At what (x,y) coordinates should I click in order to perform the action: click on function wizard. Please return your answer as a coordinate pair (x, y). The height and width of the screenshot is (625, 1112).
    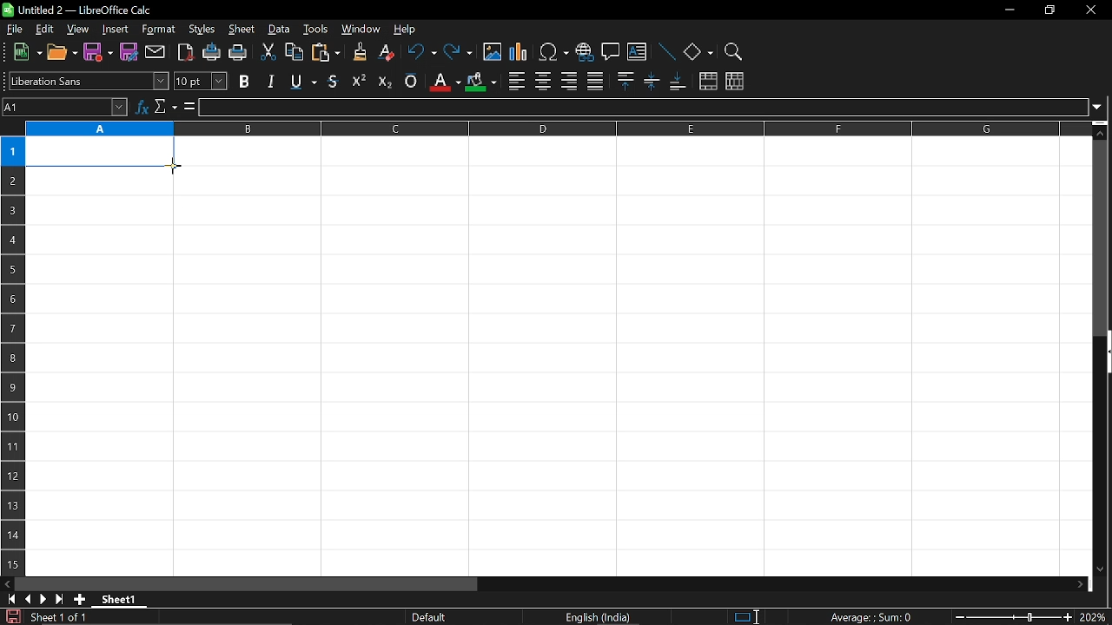
    Looking at the image, I should click on (142, 108).